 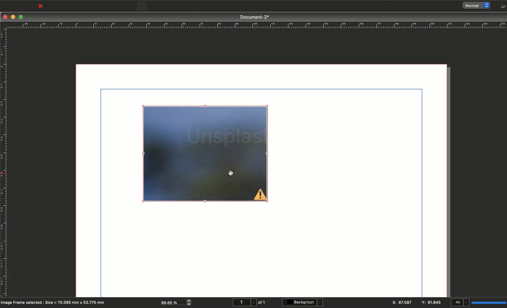 What do you see at coordinates (57, 315) in the screenshot?
I see `image Frame selected : Size = 70.095 mm x 53.776 mm` at bounding box center [57, 315].